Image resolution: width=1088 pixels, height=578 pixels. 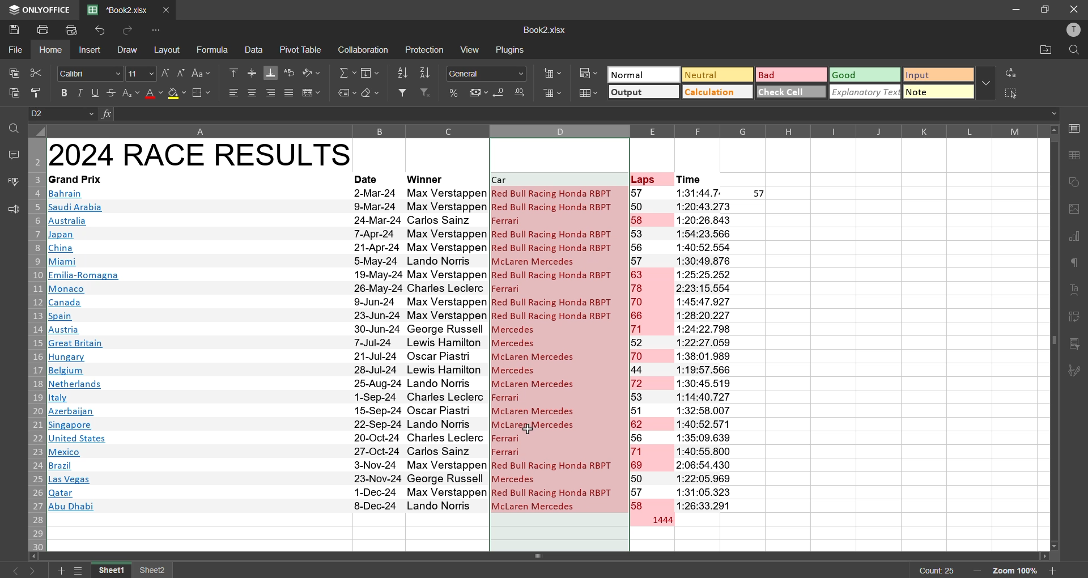 I want to click on filename, so click(x=121, y=8).